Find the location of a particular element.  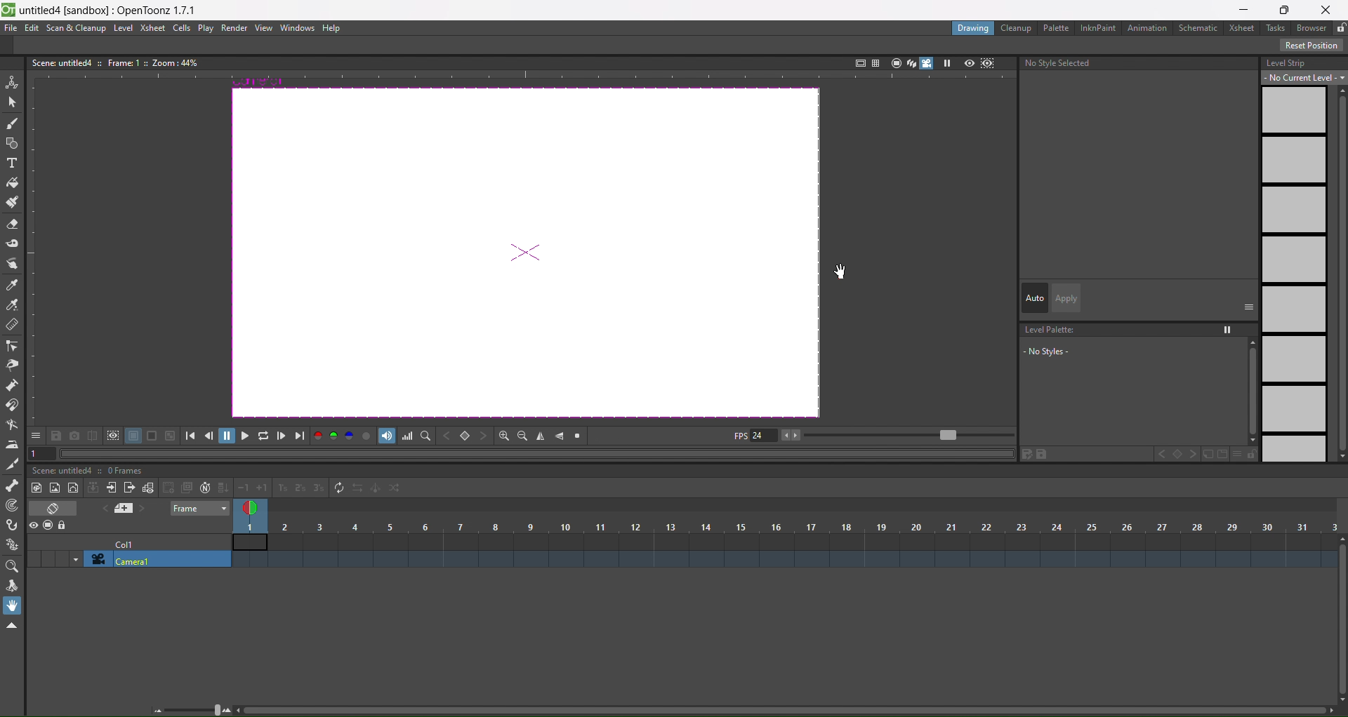

close is located at coordinates (1330, 8).